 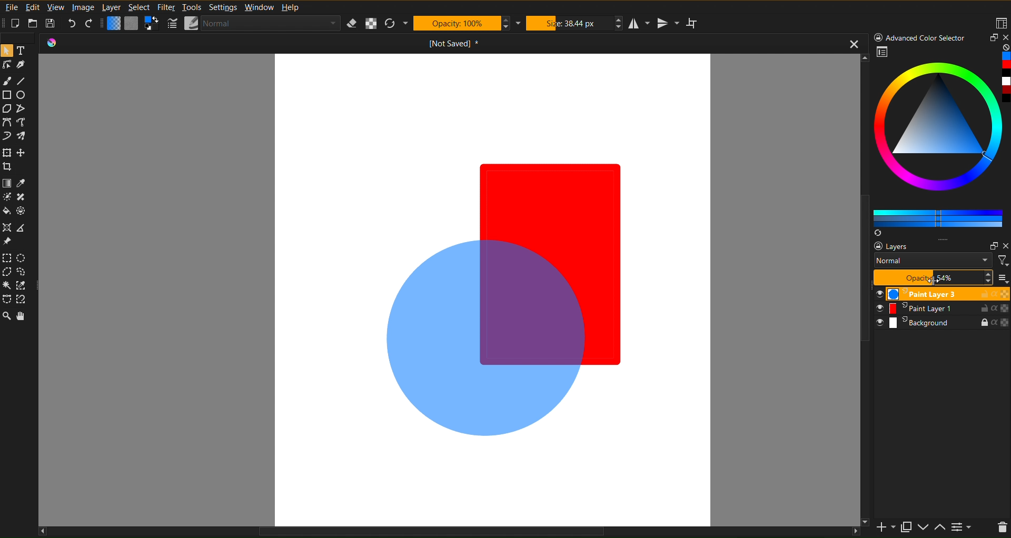 What do you see at coordinates (23, 226) in the screenshot?
I see `Reference Tool` at bounding box center [23, 226].